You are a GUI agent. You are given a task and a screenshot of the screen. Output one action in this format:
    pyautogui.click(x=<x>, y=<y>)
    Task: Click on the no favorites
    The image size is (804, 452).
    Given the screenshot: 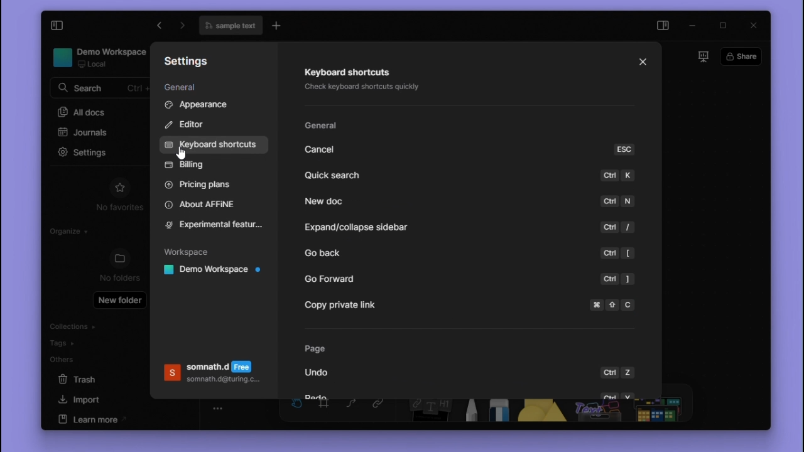 What is the action you would take?
    pyautogui.click(x=116, y=208)
    